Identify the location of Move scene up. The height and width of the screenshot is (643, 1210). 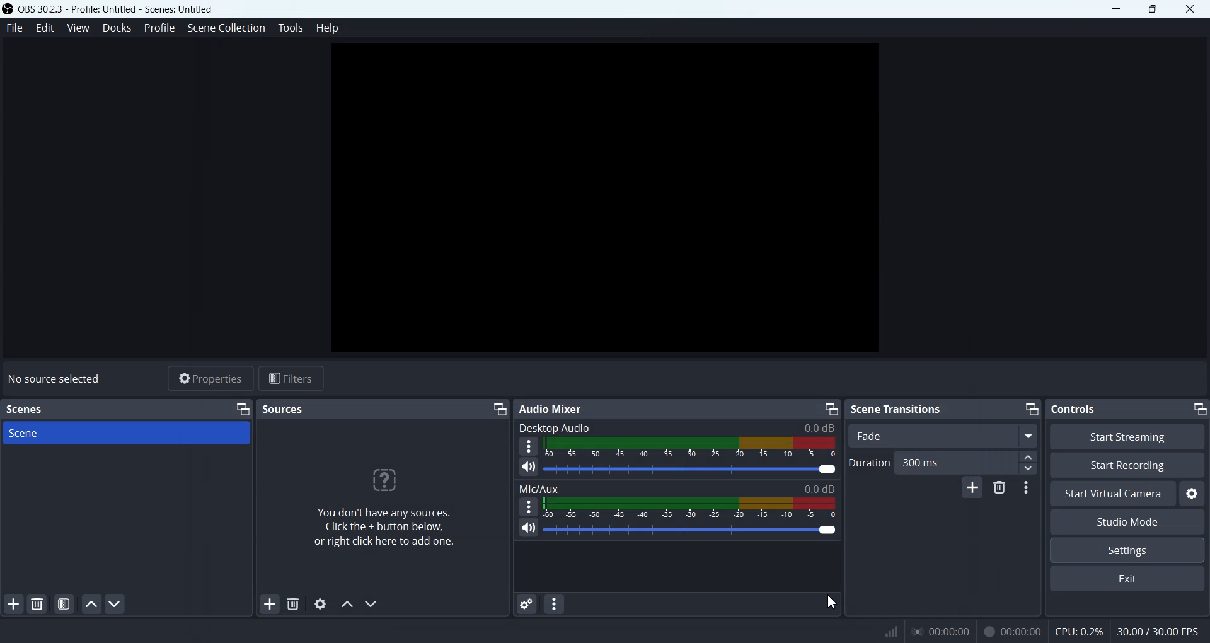
(91, 604).